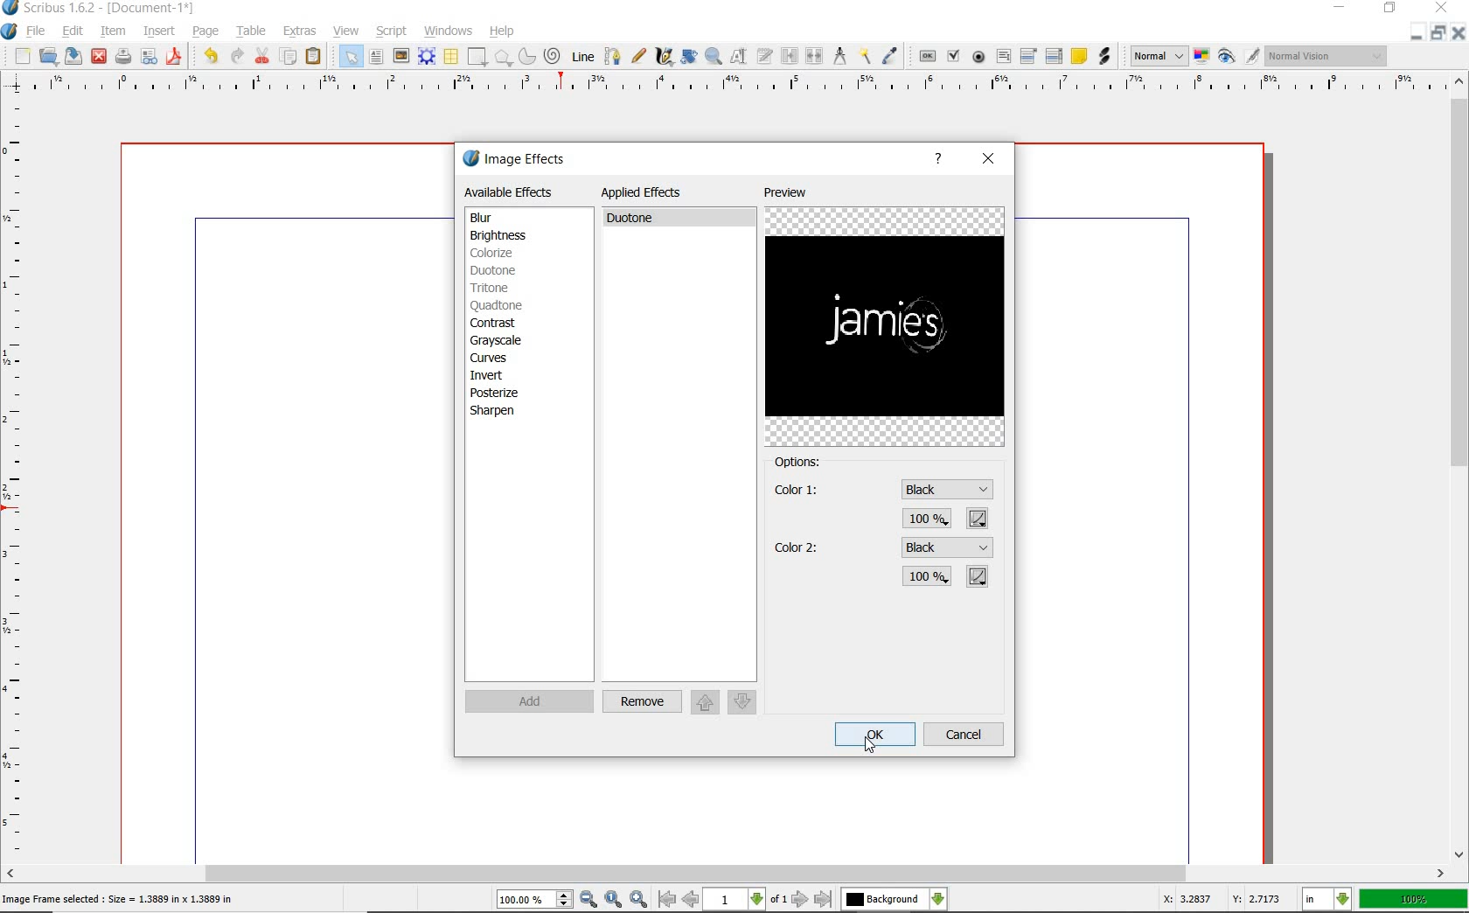  I want to click on pdf combo box, so click(1026, 56).